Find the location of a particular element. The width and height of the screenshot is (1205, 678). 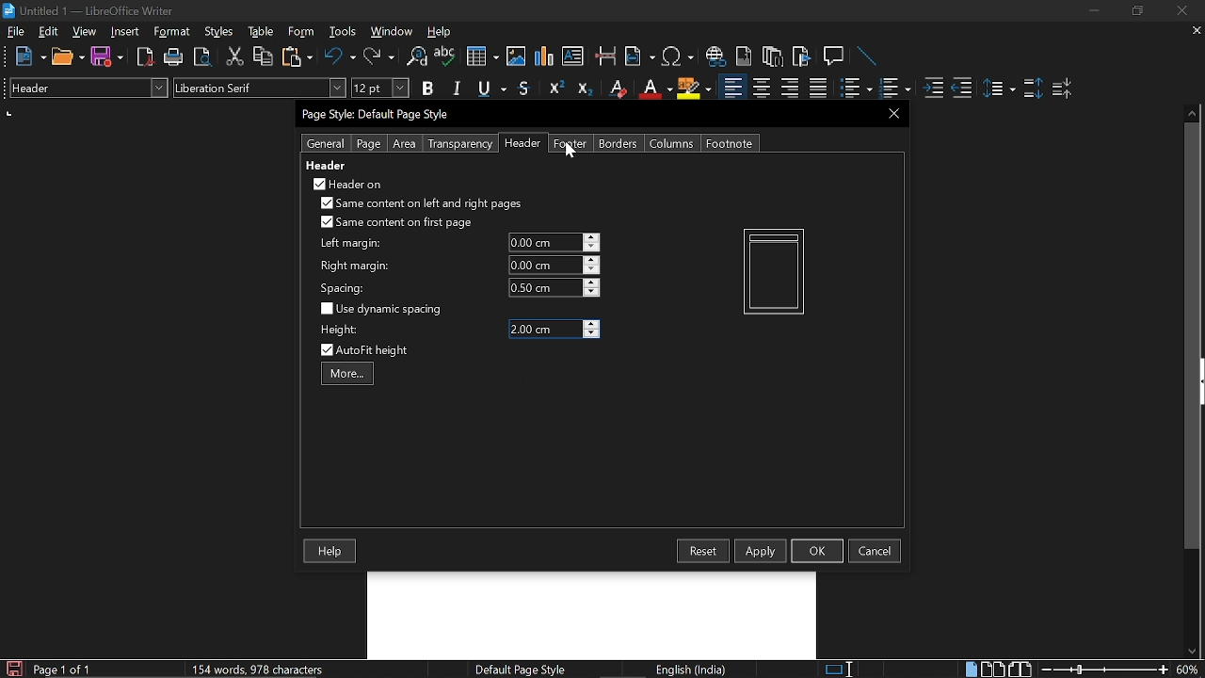

Paragraph style is located at coordinates (86, 88).